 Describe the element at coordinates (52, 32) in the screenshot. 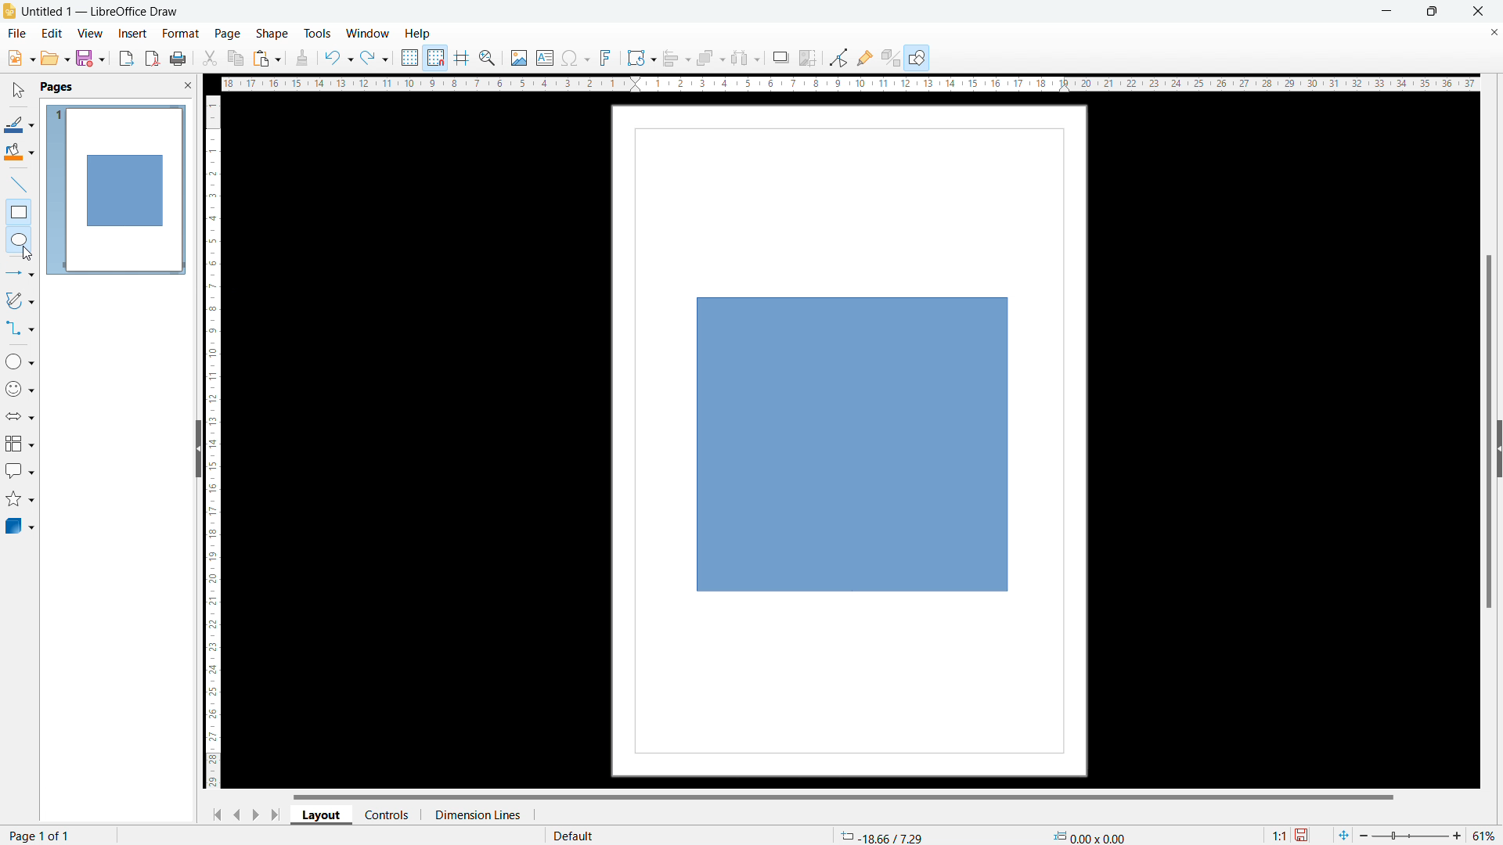

I see `edit` at that location.